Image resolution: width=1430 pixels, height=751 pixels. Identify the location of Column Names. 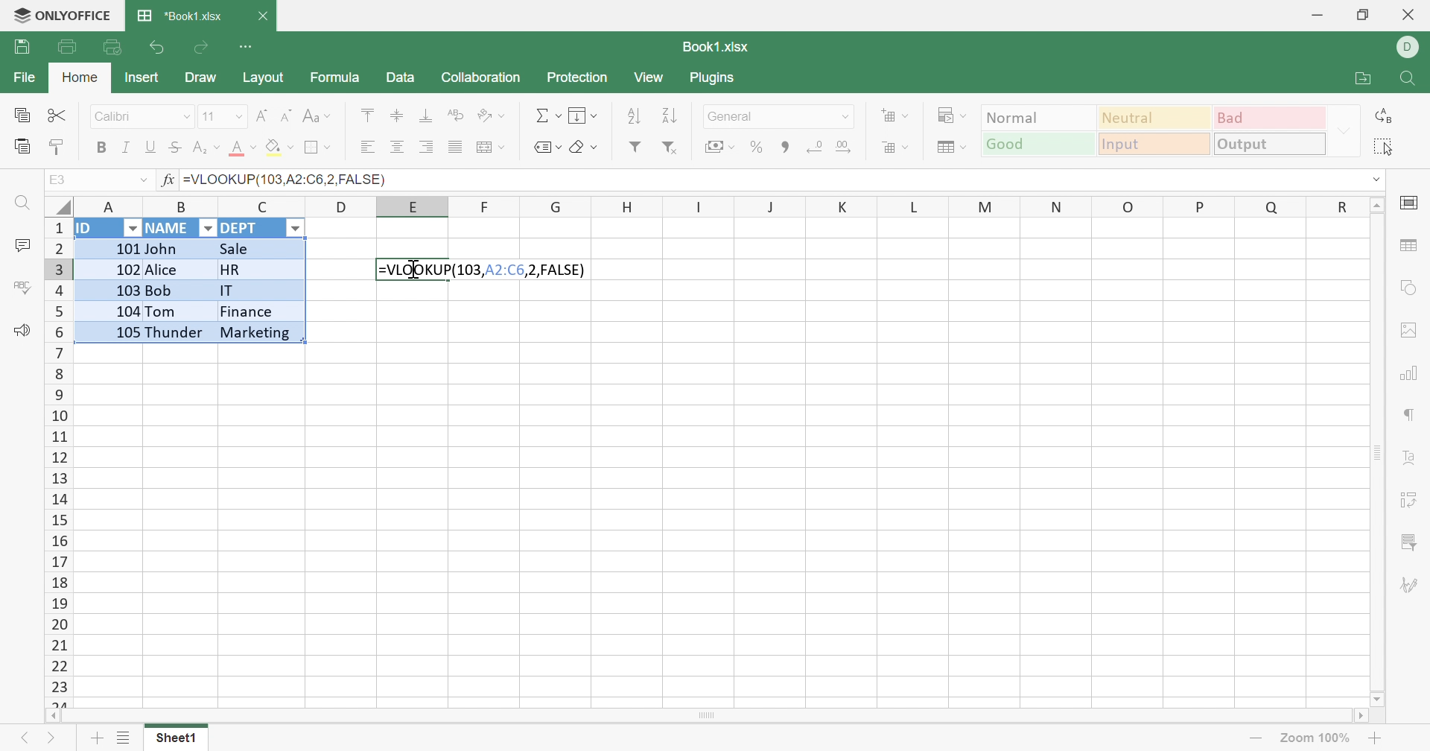
(718, 206).